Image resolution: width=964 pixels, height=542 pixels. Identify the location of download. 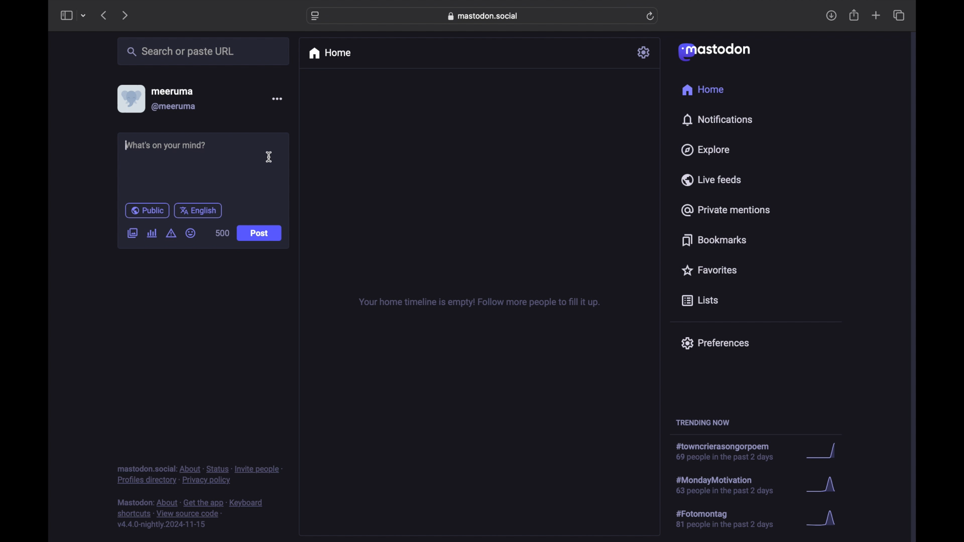
(831, 16).